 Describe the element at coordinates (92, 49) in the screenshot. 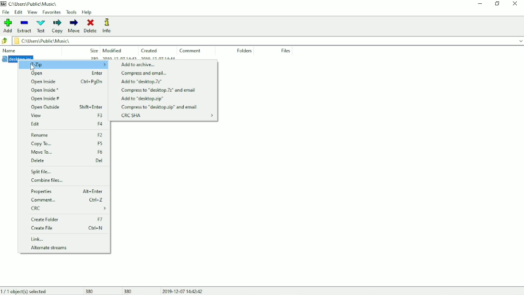

I see `Size` at that location.